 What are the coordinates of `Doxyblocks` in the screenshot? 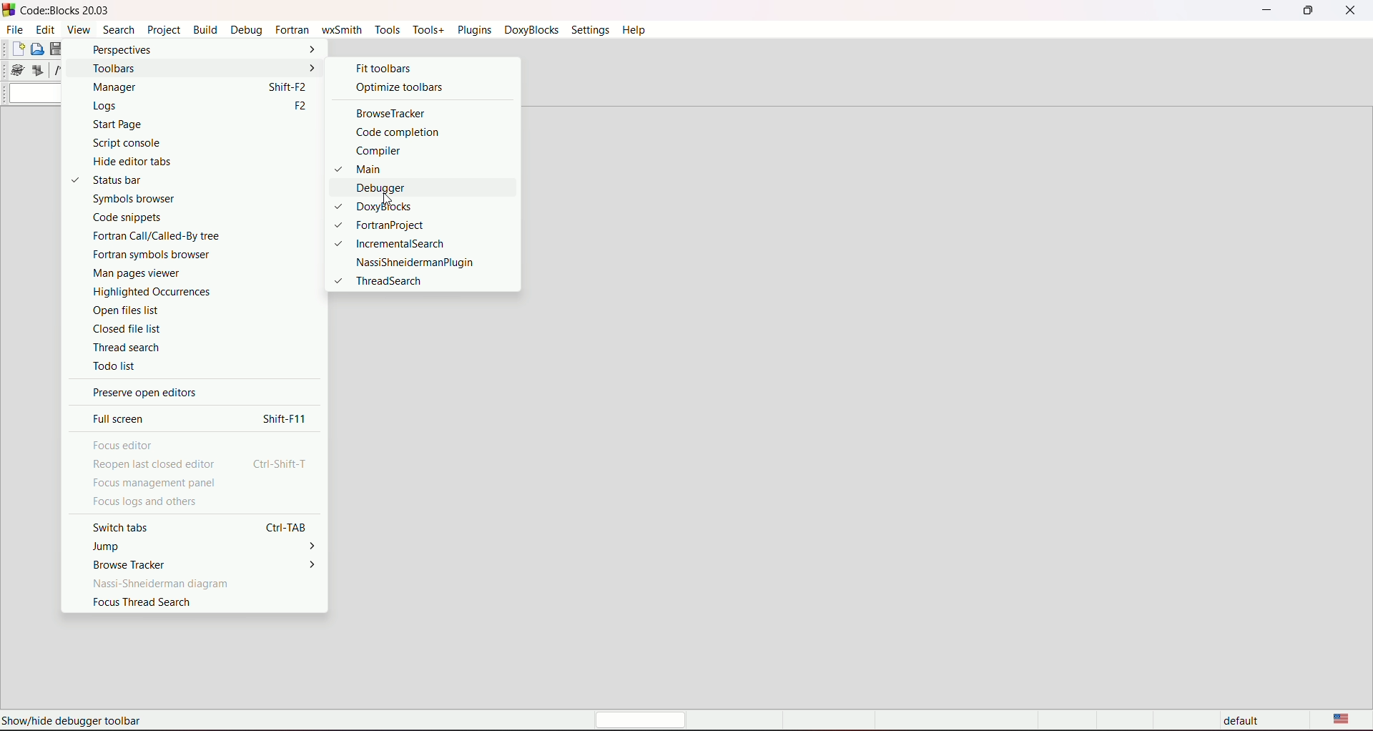 It's located at (398, 207).